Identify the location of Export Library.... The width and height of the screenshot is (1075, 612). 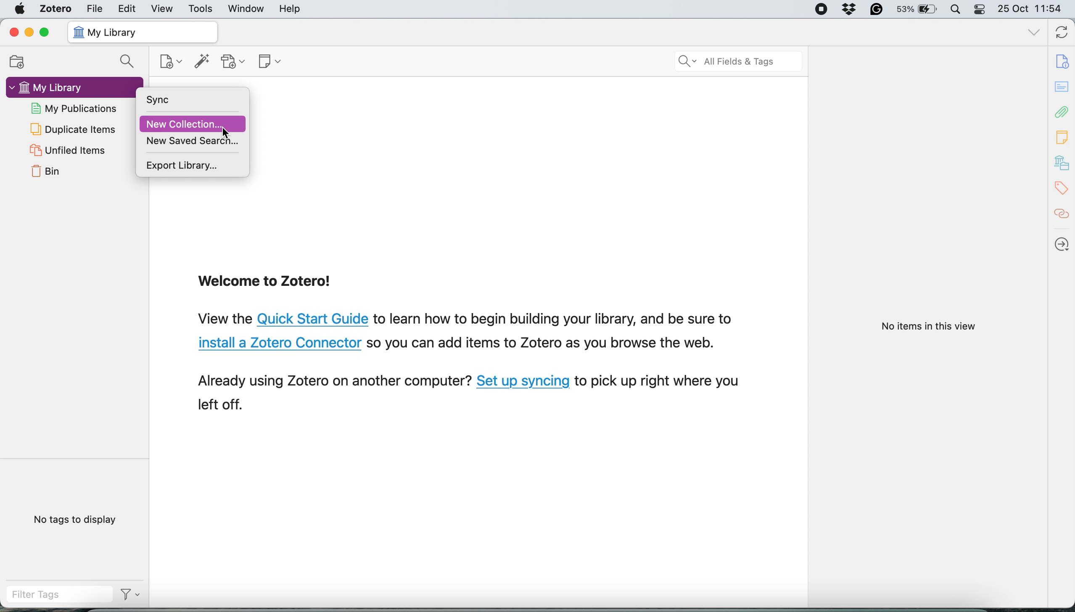
(193, 165).